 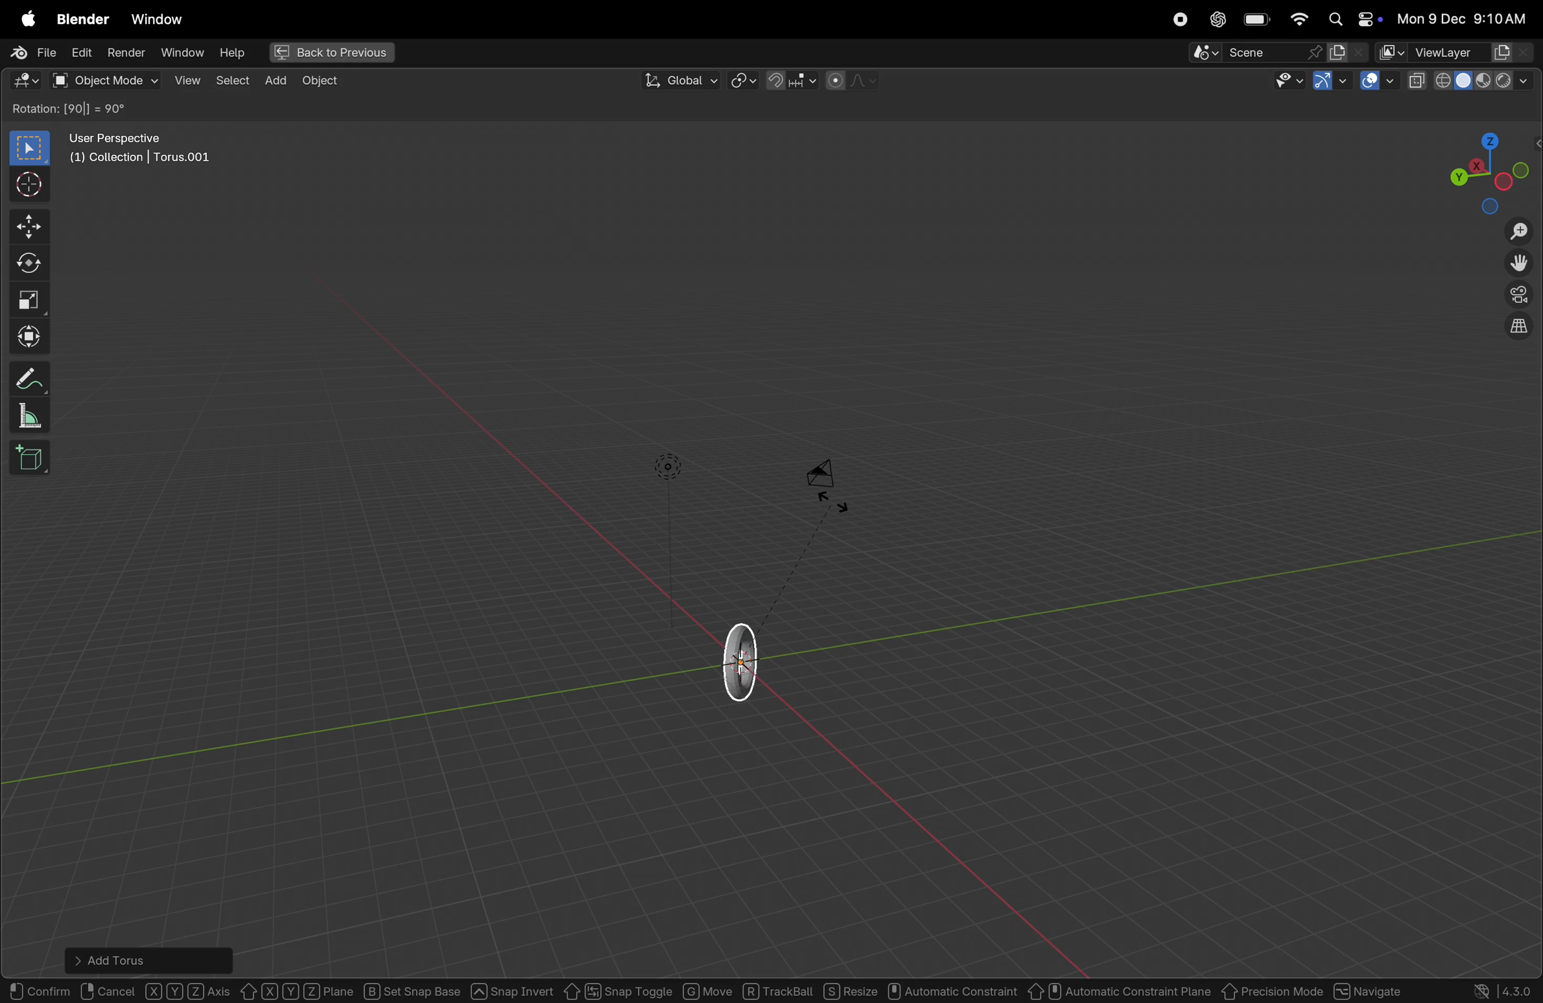 What do you see at coordinates (143, 151) in the screenshot?
I see `user perspectivr` at bounding box center [143, 151].